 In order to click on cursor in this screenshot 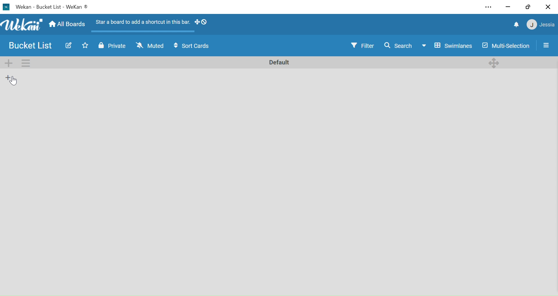, I will do `click(14, 81)`.